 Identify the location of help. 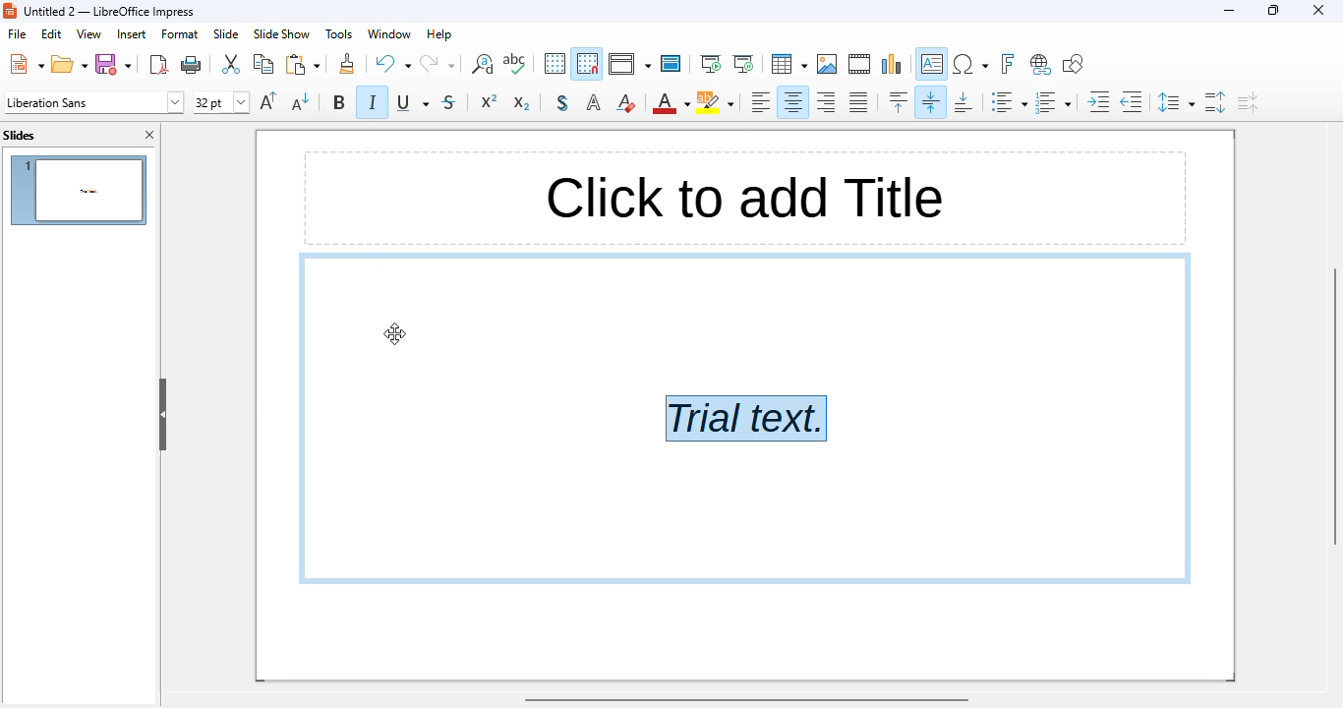
(439, 34).